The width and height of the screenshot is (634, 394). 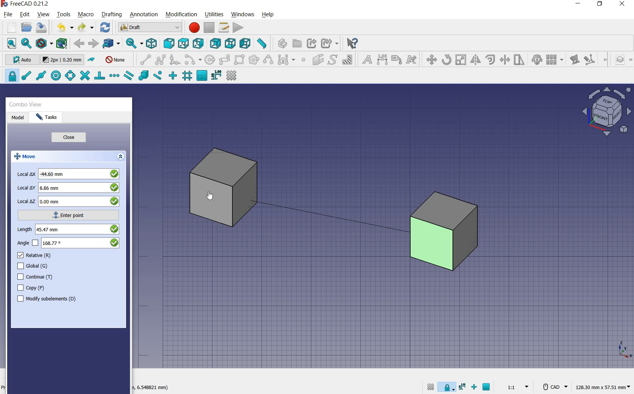 I want to click on scale, so click(x=461, y=59).